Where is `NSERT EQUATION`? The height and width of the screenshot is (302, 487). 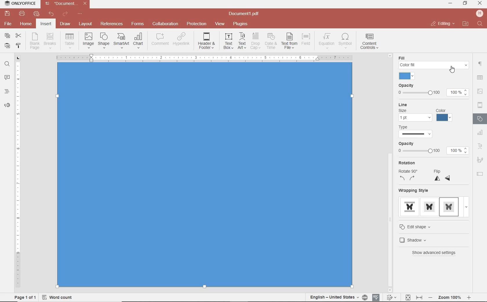
NSERT EQUATION is located at coordinates (326, 40).